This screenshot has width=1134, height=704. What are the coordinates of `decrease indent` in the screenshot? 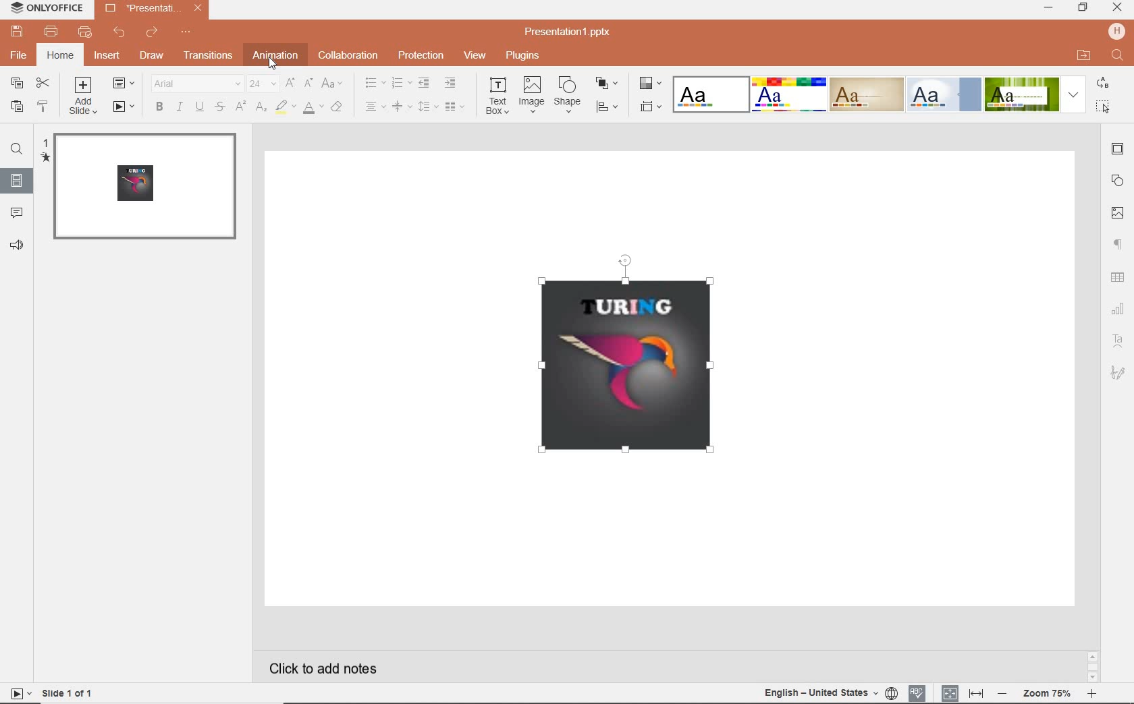 It's located at (425, 84).